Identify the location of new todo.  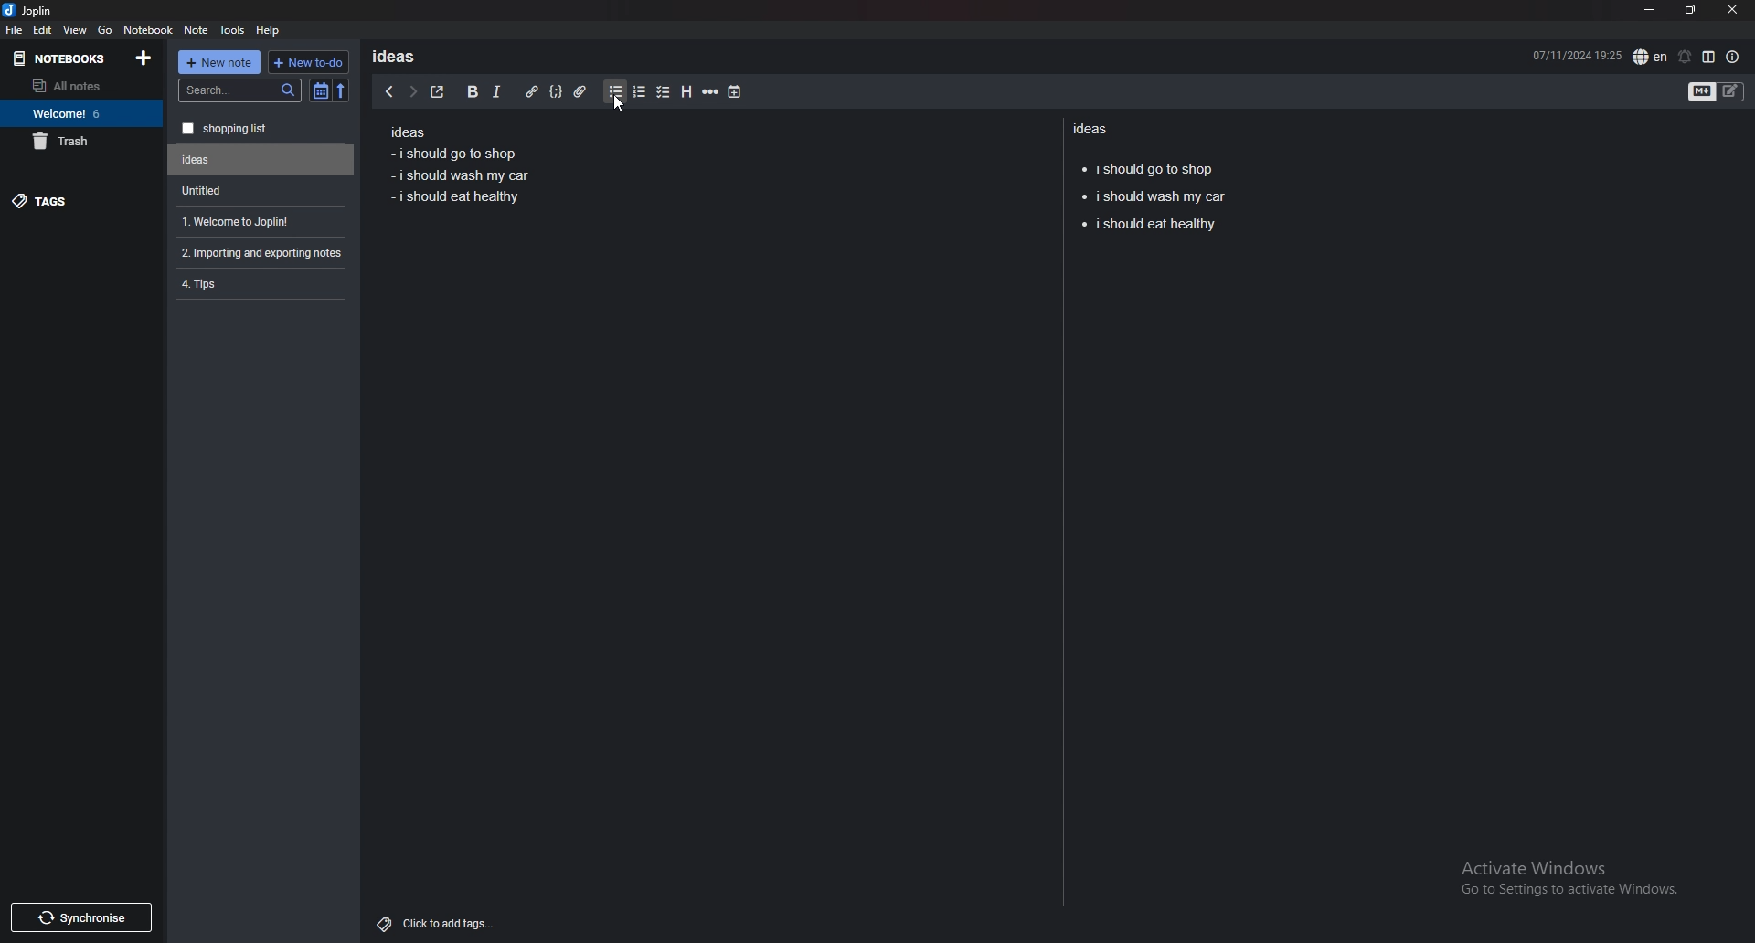
(306, 62).